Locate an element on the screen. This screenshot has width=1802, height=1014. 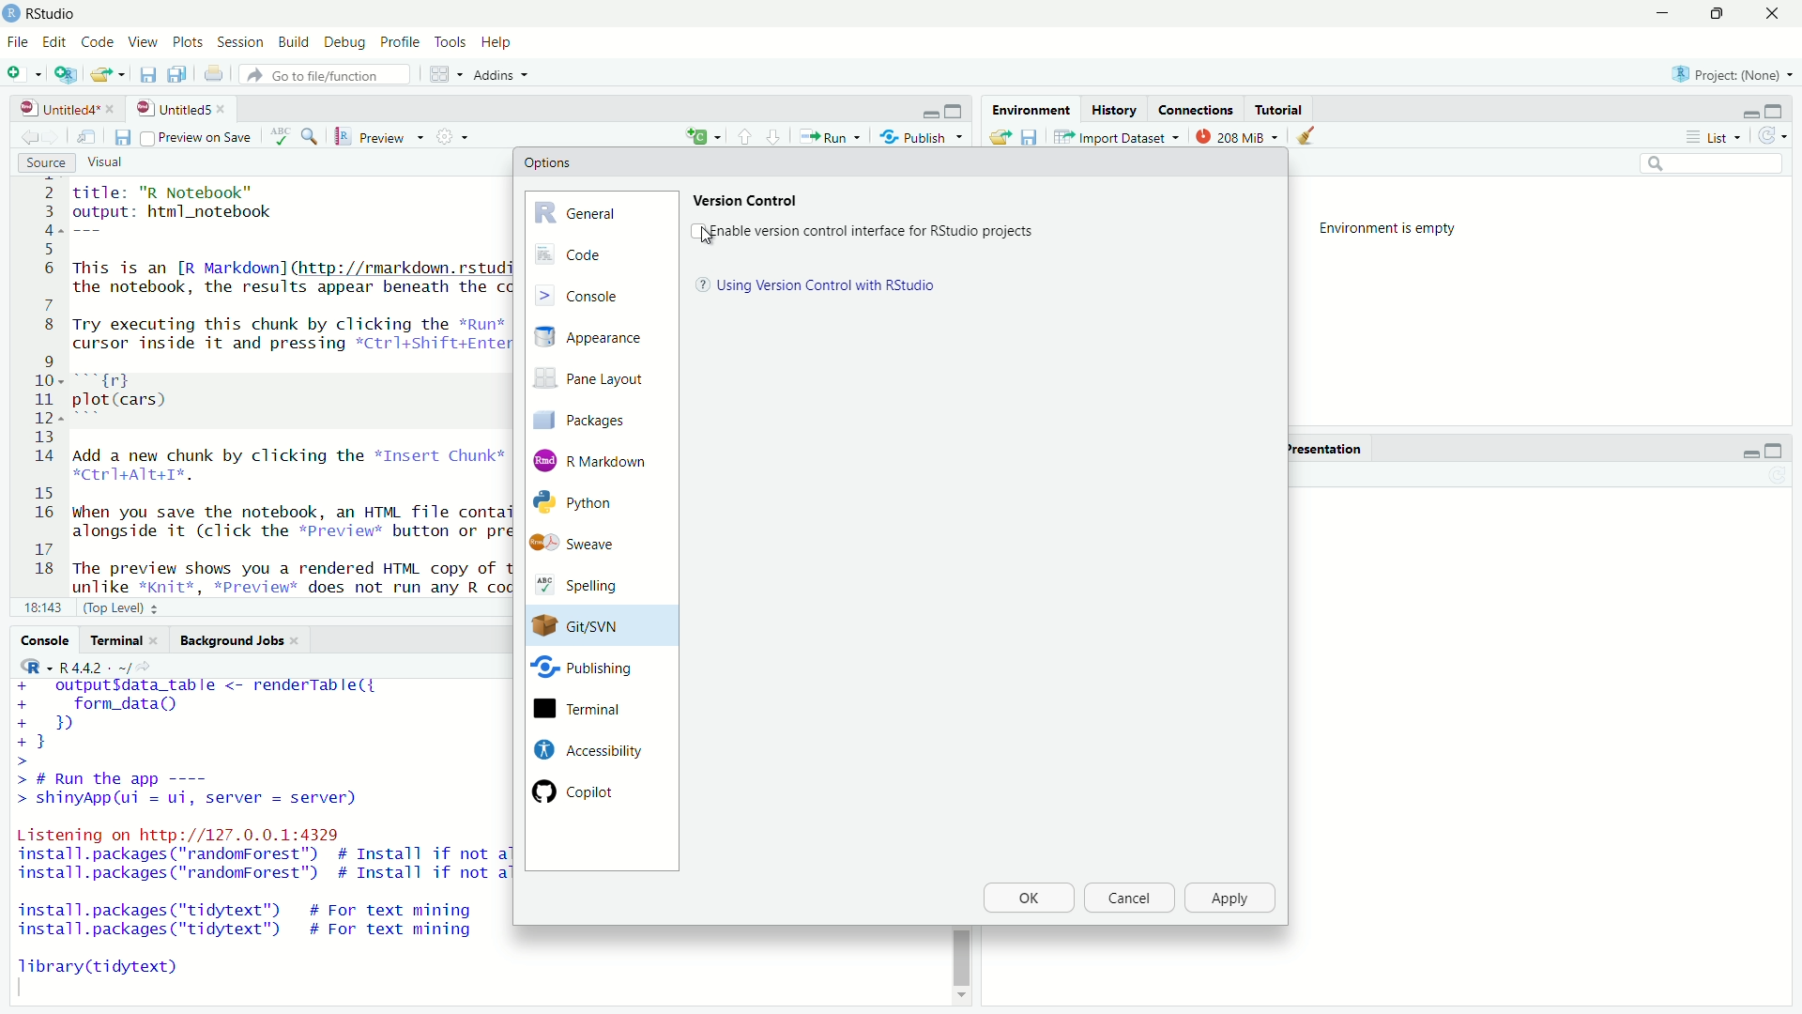
C Add menu is located at coordinates (703, 134).